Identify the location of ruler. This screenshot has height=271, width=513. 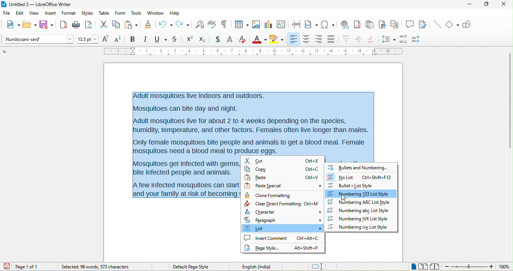
(253, 51).